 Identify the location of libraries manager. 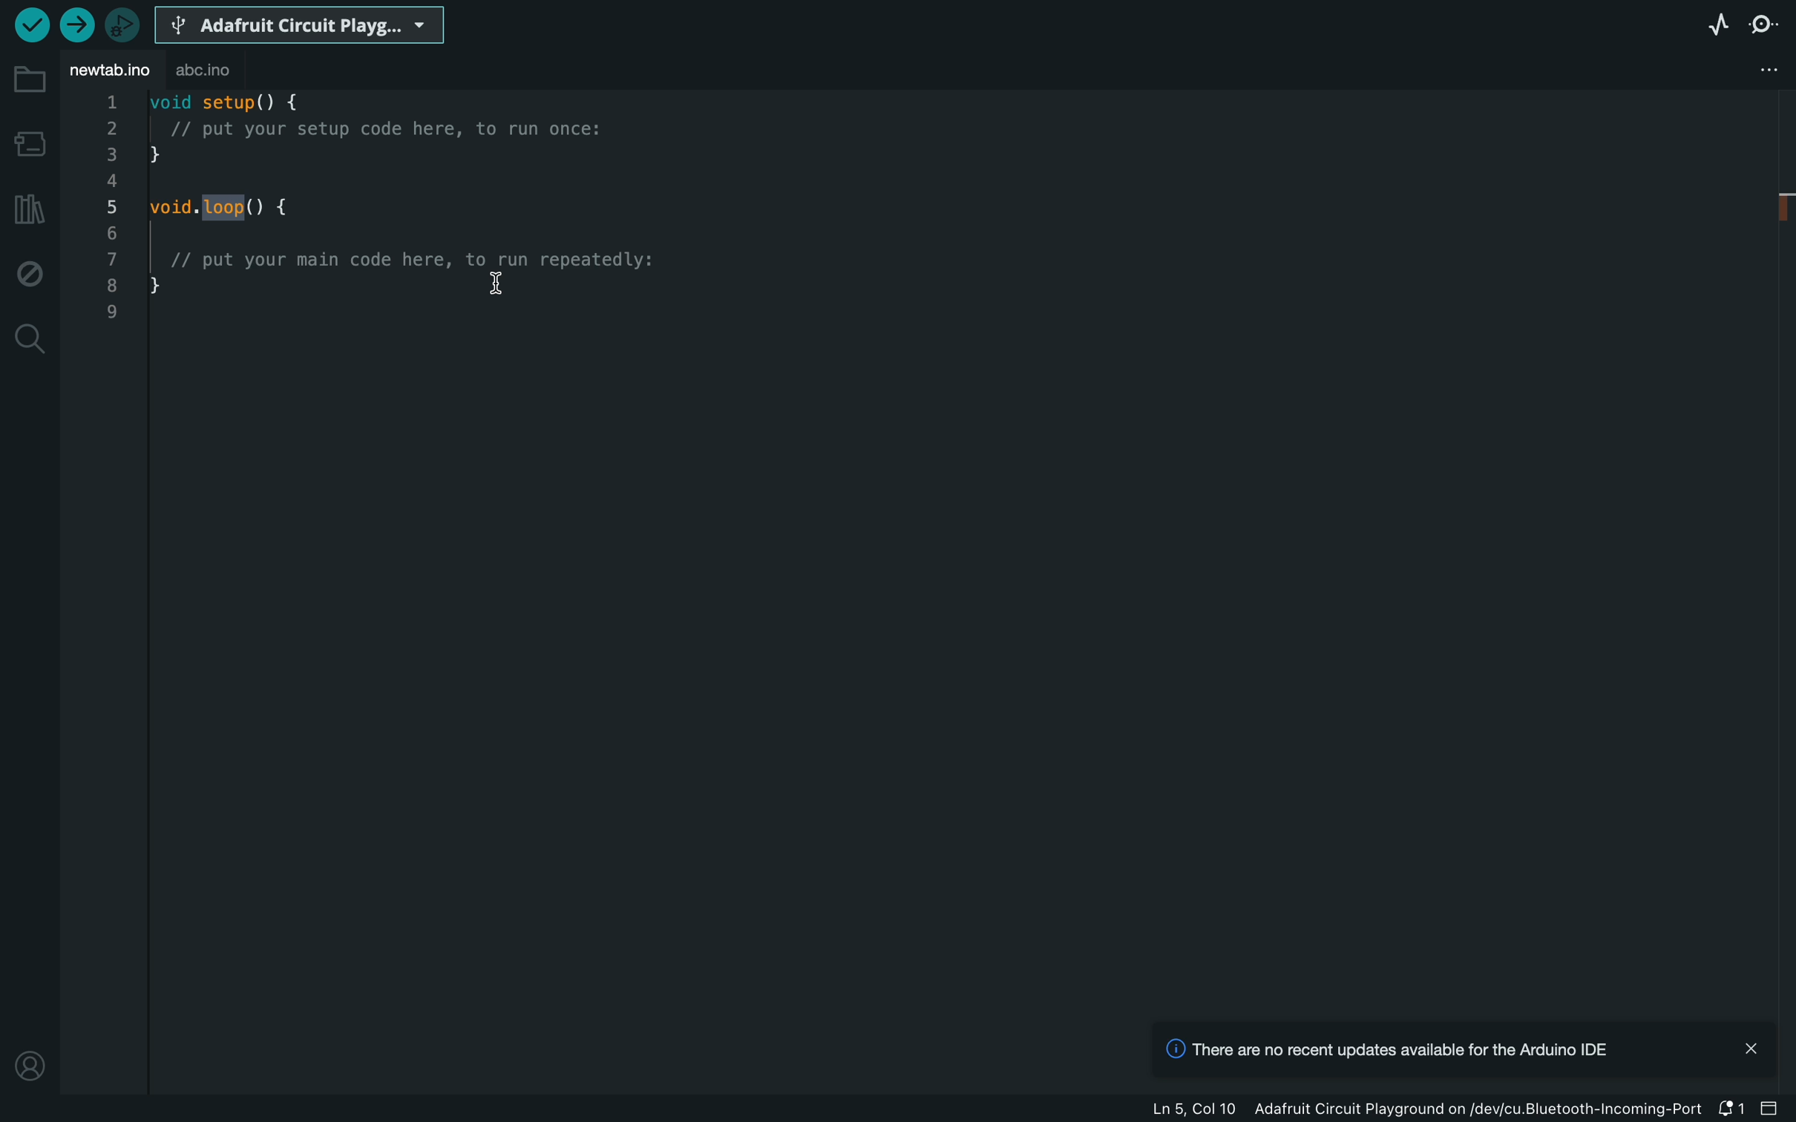
(30, 205).